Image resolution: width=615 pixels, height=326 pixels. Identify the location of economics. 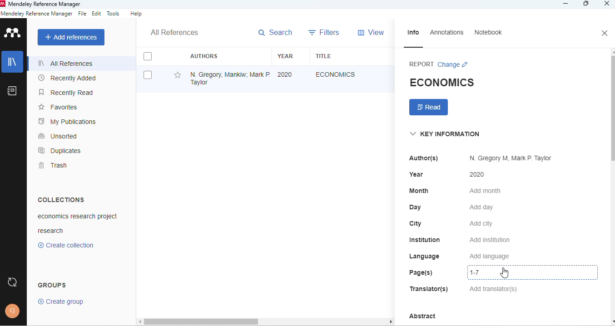
(441, 82).